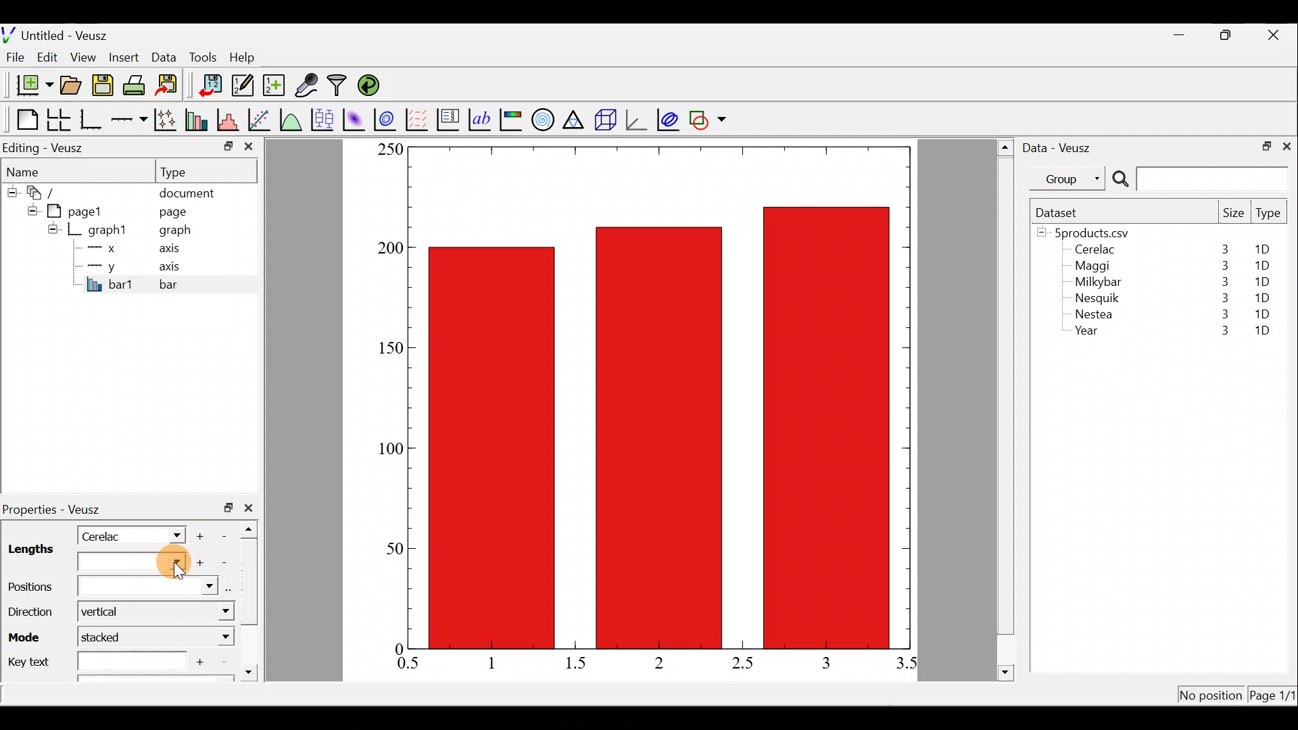 Image resolution: width=1298 pixels, height=730 pixels. Describe the element at coordinates (656, 662) in the screenshot. I see `2` at that location.